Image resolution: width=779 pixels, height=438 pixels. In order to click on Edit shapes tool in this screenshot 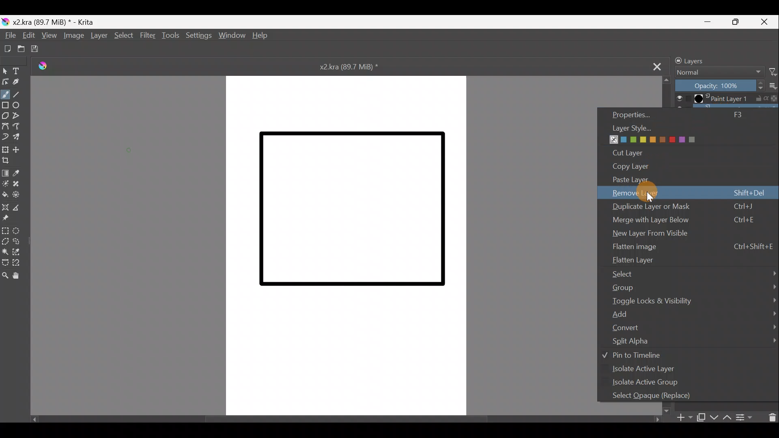, I will do `click(5, 82)`.